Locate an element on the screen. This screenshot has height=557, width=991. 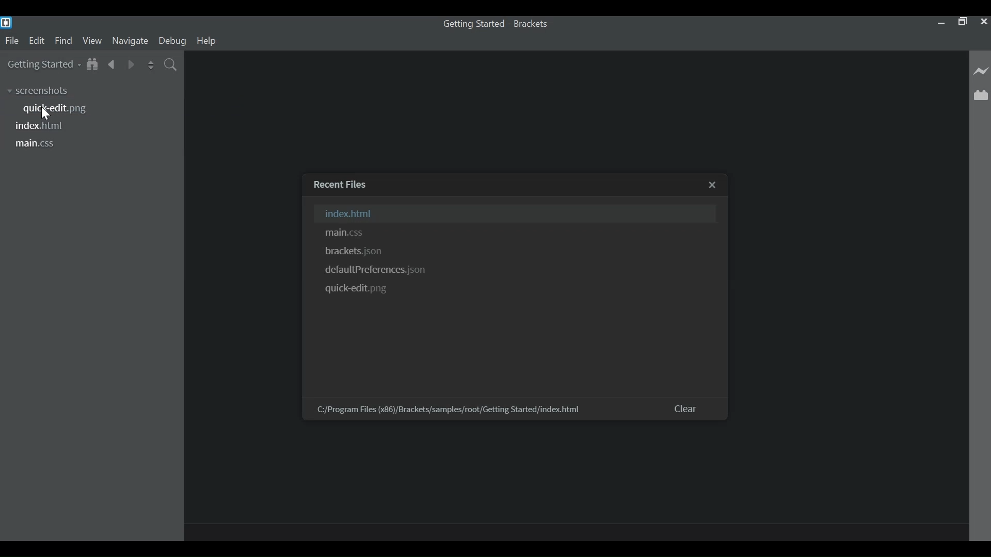
Debug is located at coordinates (172, 41).